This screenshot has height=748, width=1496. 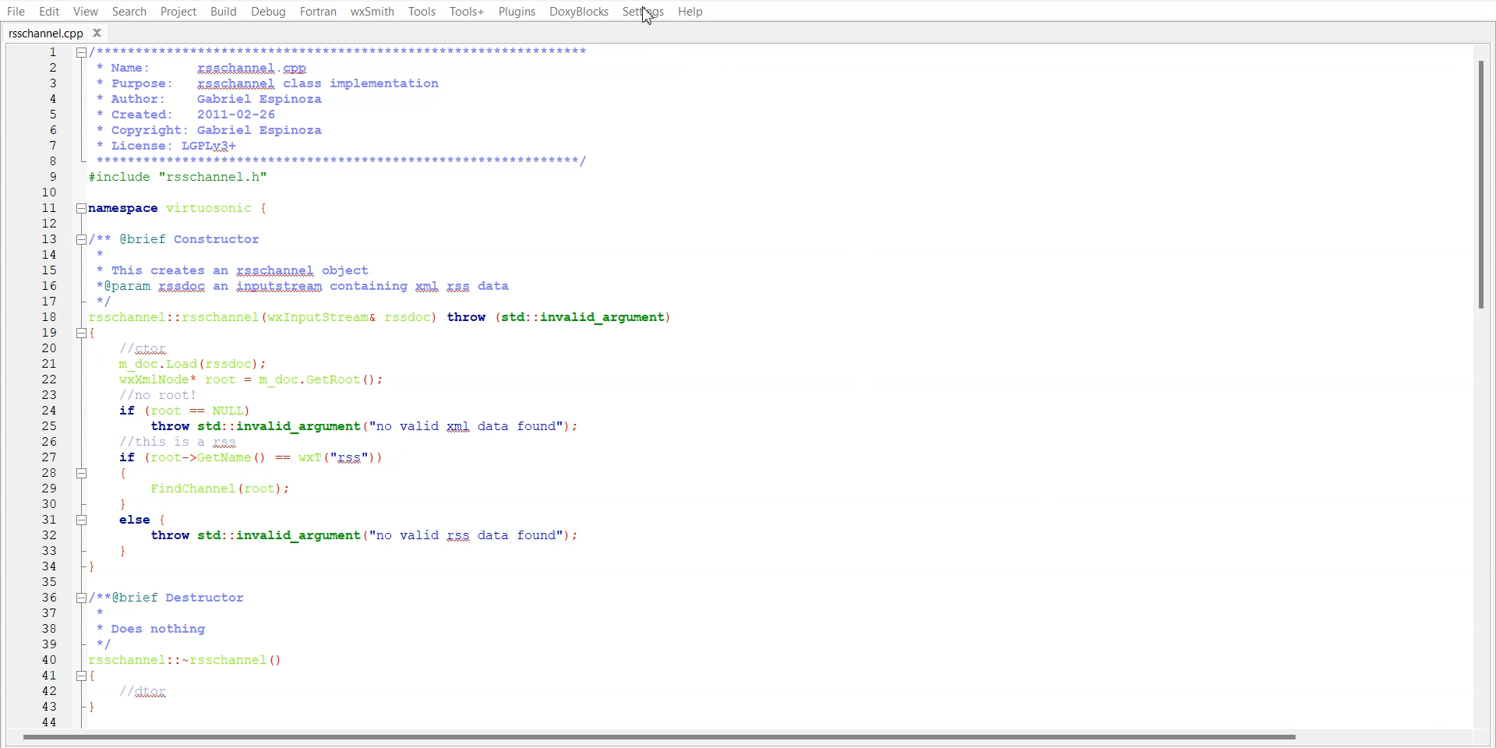 What do you see at coordinates (178, 11) in the screenshot?
I see `Project` at bounding box center [178, 11].